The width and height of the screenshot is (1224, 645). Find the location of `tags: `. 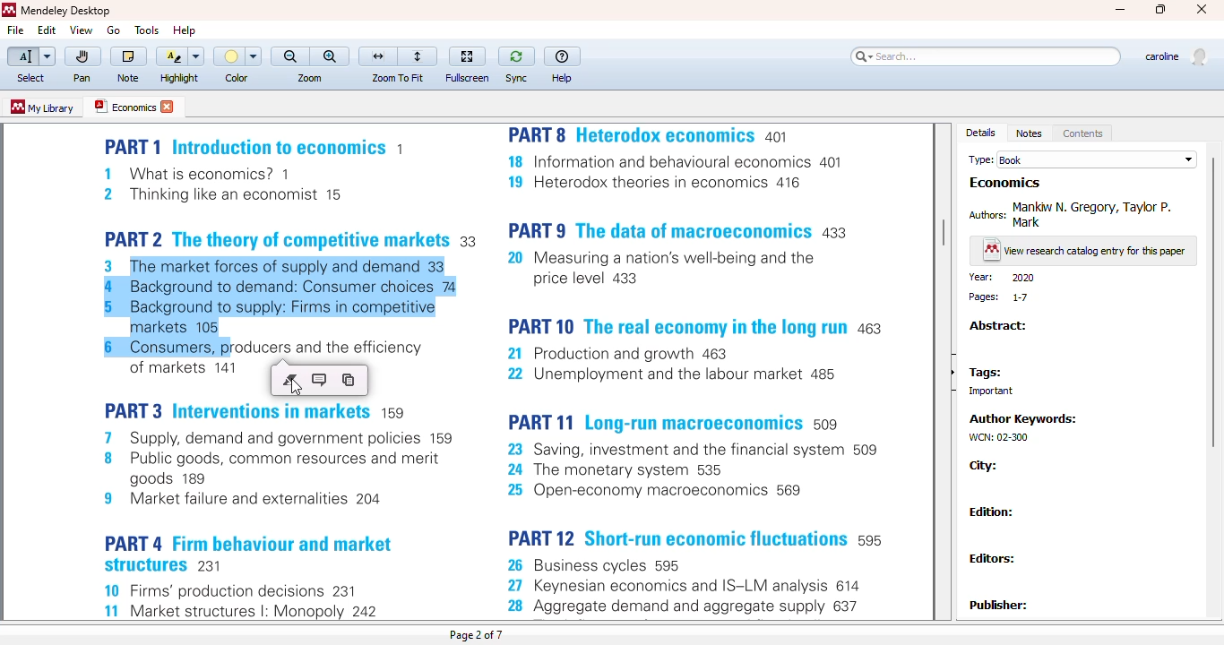

tags:  is located at coordinates (985, 374).